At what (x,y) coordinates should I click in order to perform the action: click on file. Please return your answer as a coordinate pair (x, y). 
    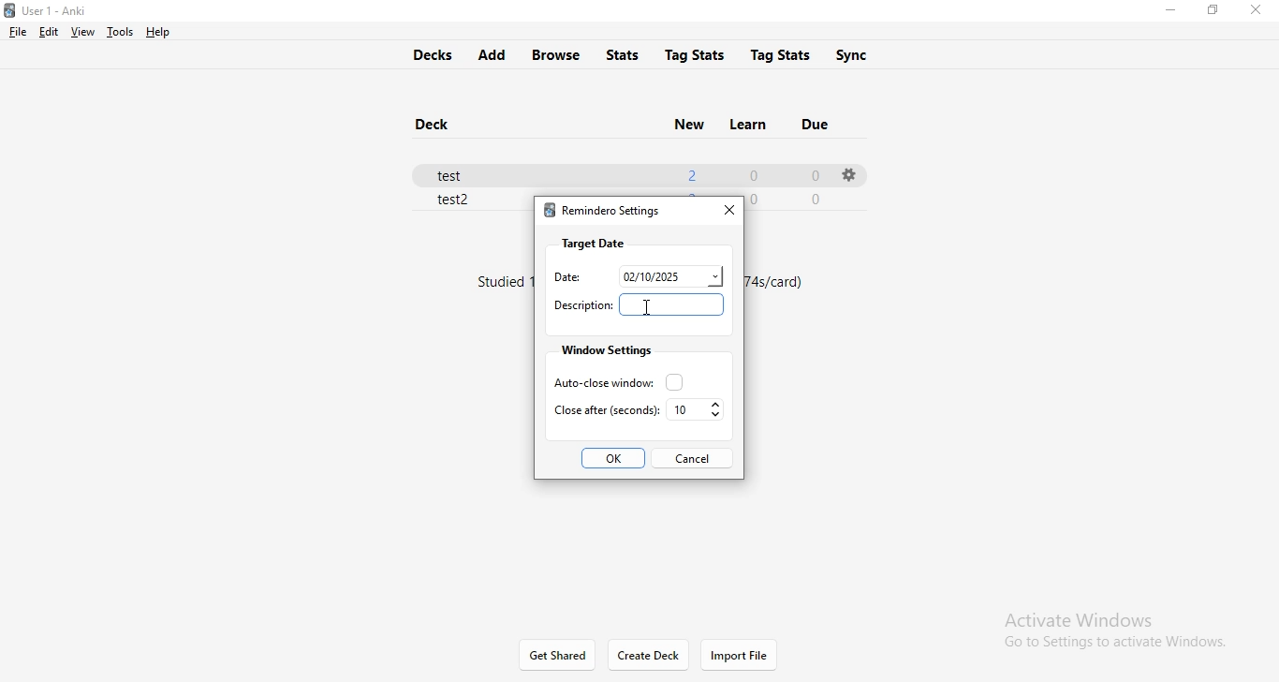
    Looking at the image, I should click on (18, 32).